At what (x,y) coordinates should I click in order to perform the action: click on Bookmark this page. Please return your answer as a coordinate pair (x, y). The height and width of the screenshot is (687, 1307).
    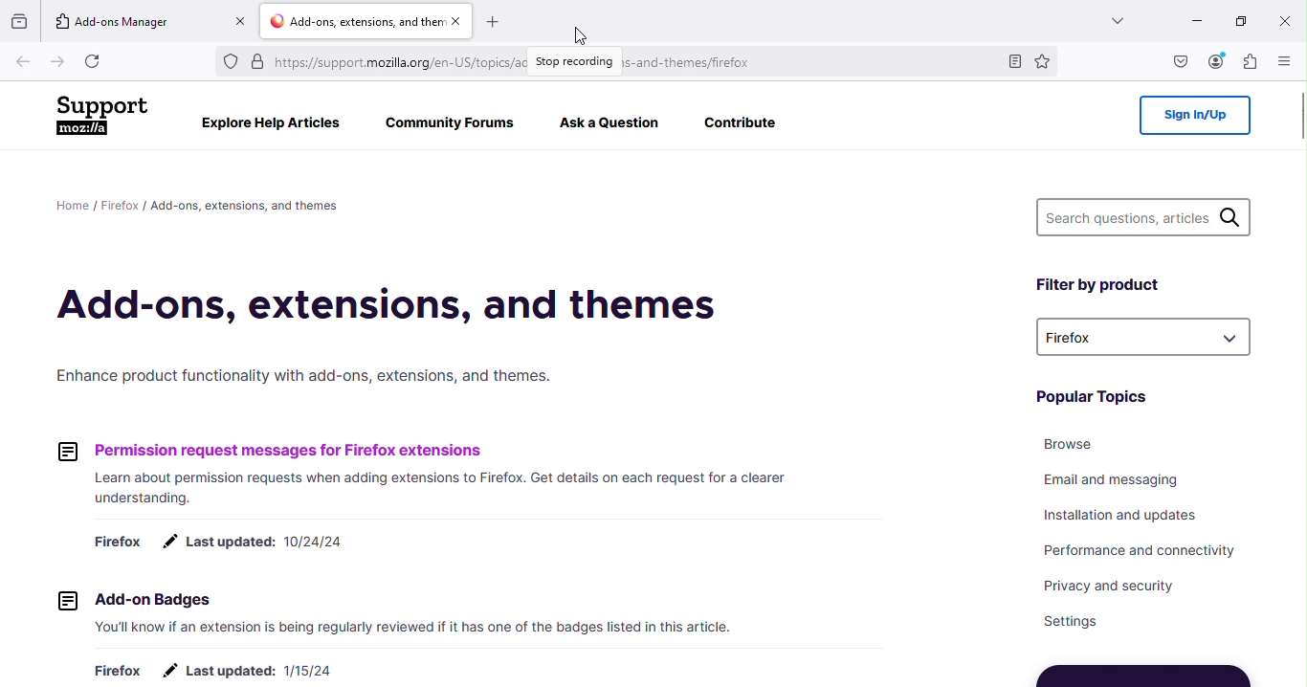
    Looking at the image, I should click on (1049, 62).